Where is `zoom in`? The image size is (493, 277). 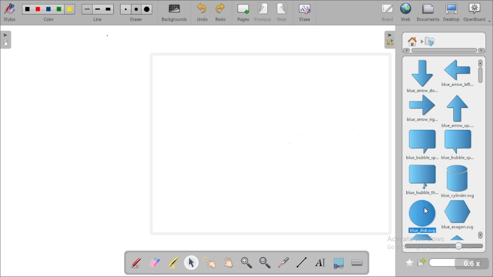
zoom in is located at coordinates (247, 263).